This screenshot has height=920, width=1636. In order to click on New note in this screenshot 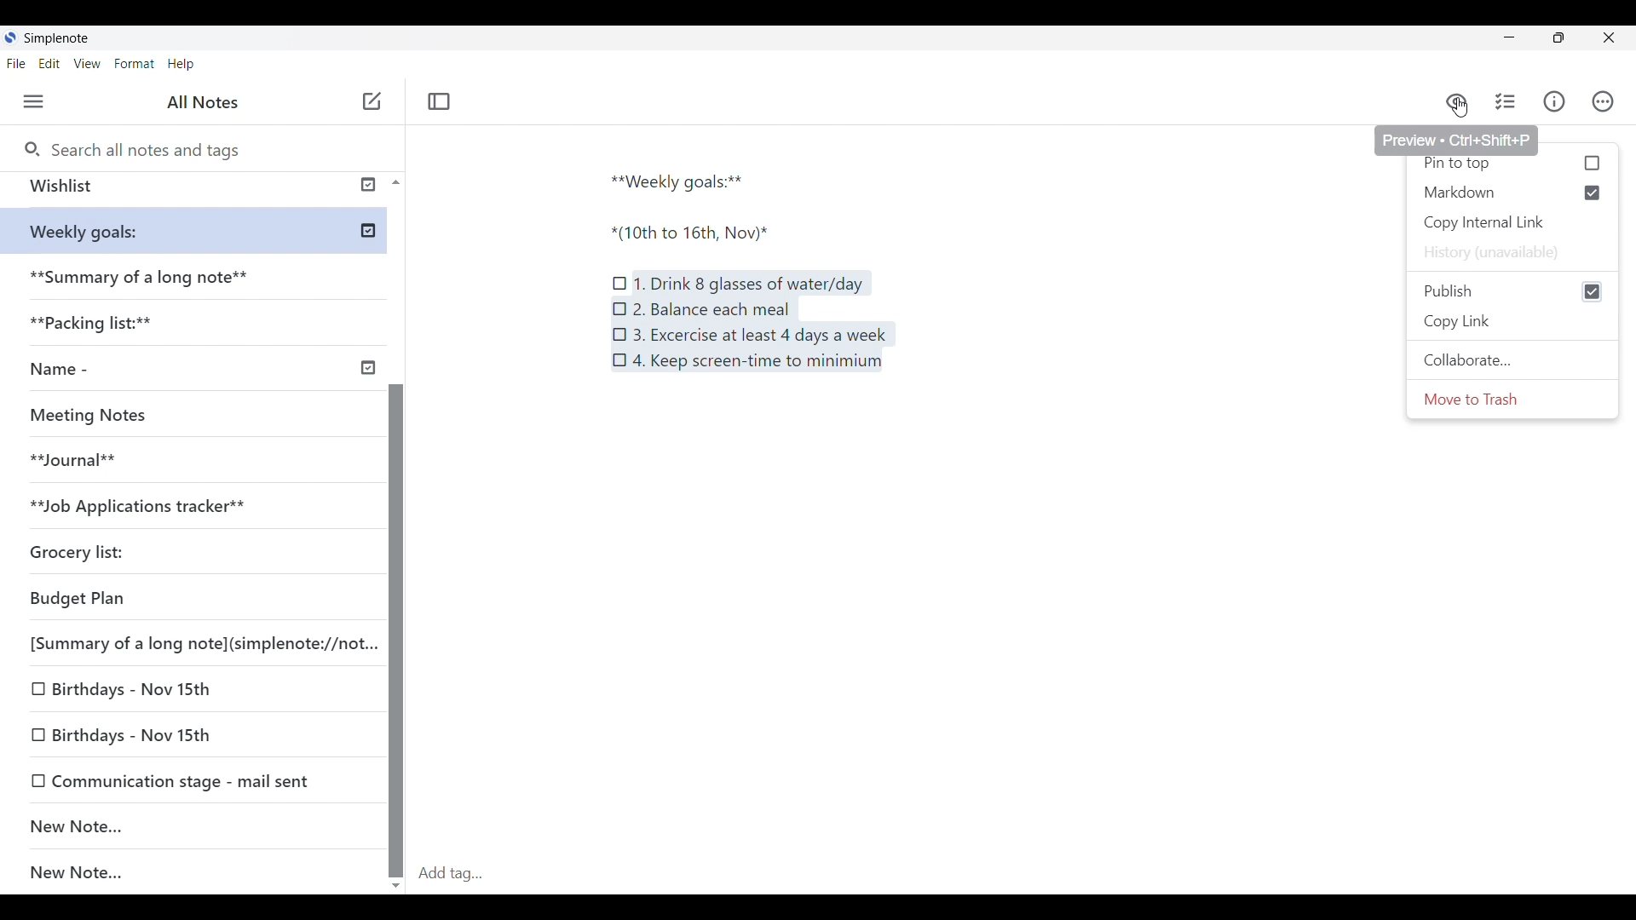, I will do `click(184, 825)`.